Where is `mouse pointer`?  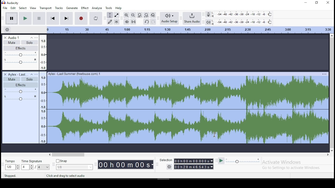
mouse pointer is located at coordinates (214, 134).